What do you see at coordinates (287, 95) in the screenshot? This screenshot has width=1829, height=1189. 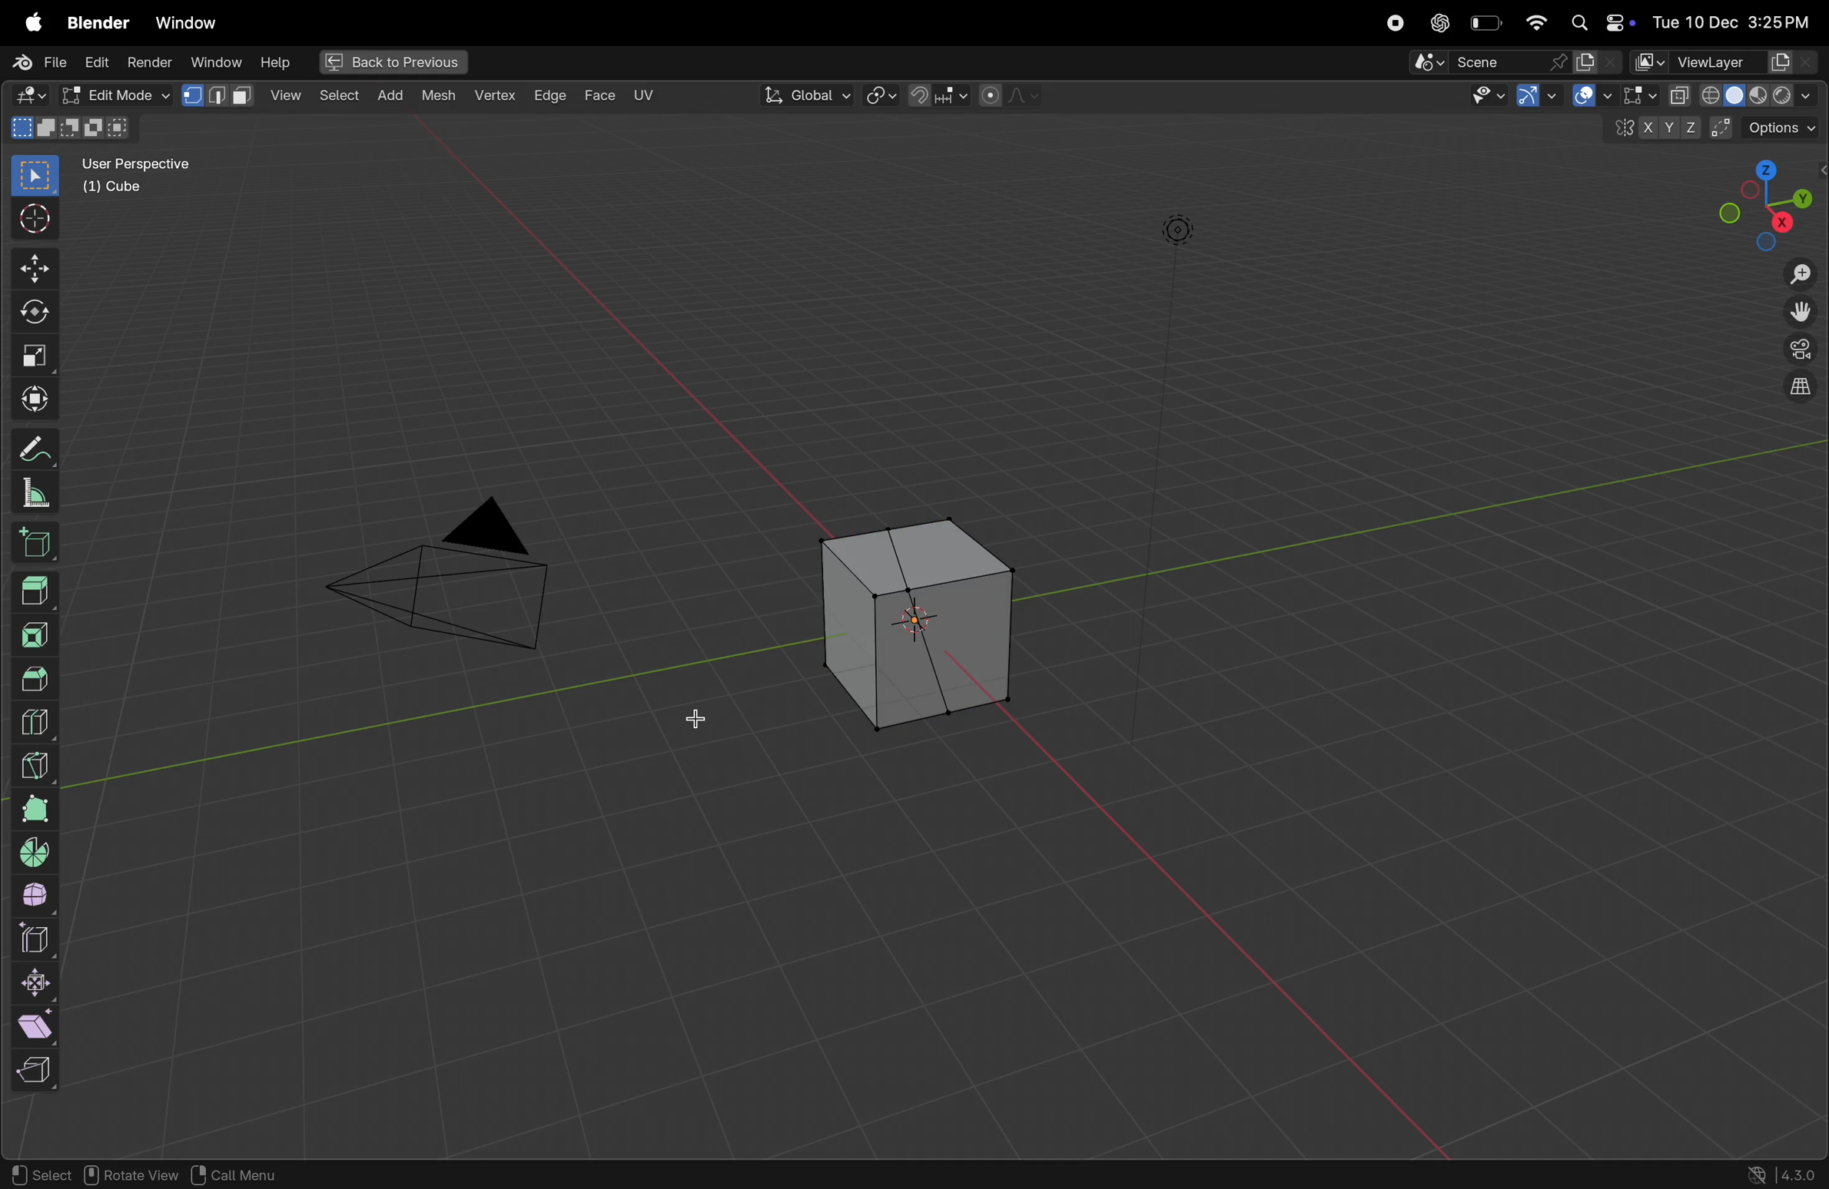 I see `select` at bounding box center [287, 95].